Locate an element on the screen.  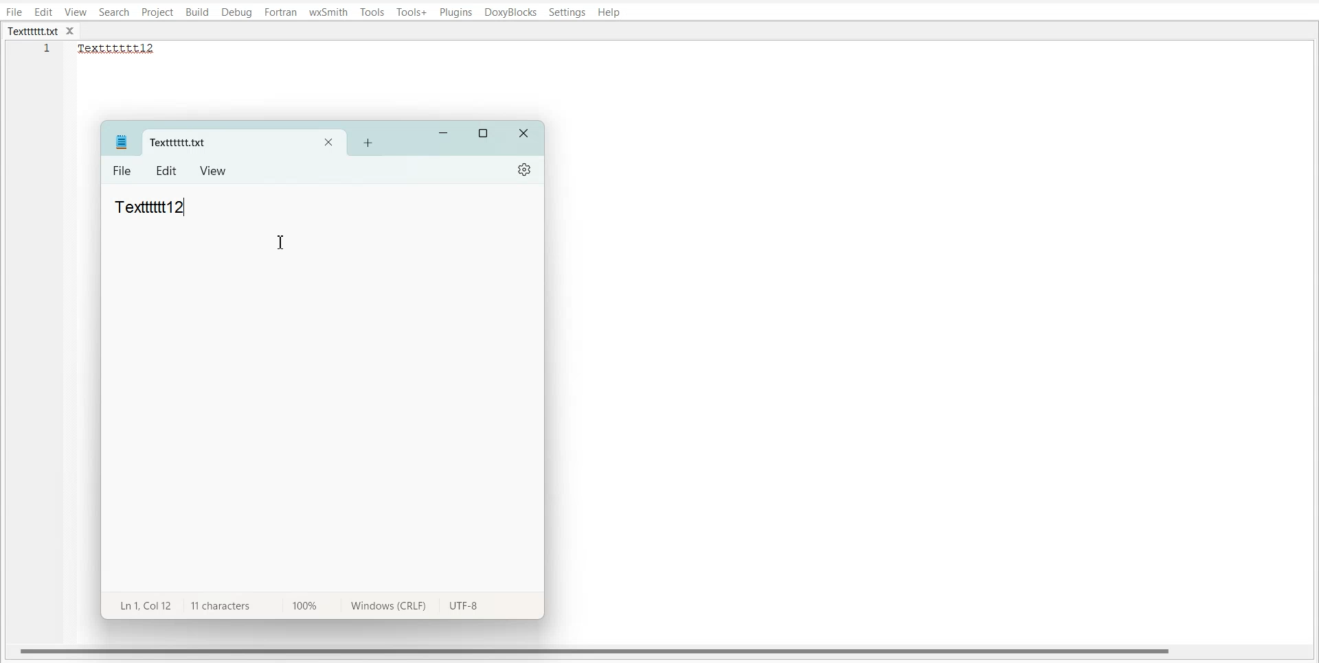
100% is located at coordinates (301, 605).